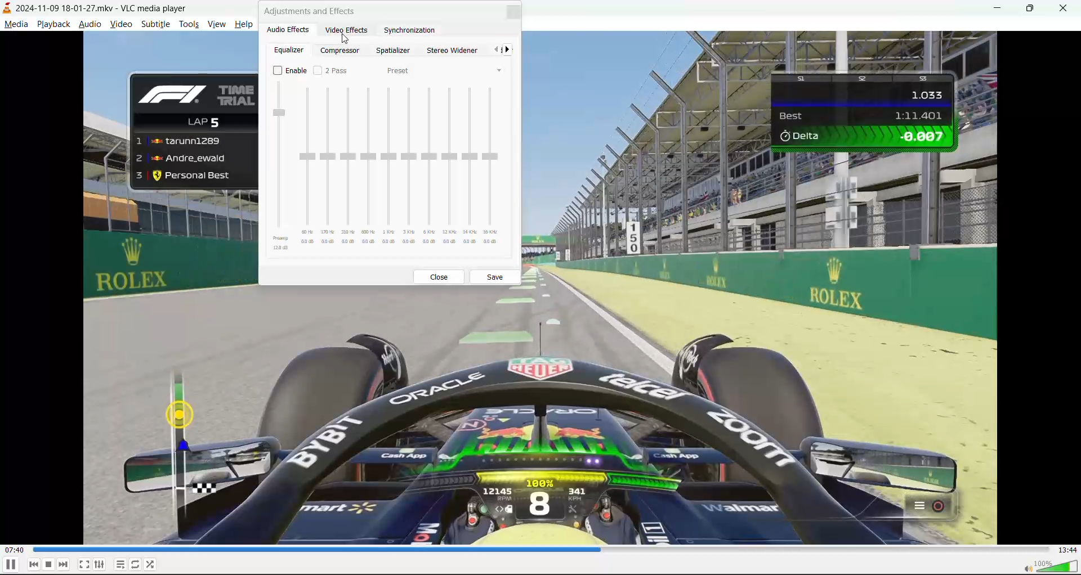 The width and height of the screenshot is (1081, 575). What do you see at coordinates (1033, 10) in the screenshot?
I see `maximize` at bounding box center [1033, 10].